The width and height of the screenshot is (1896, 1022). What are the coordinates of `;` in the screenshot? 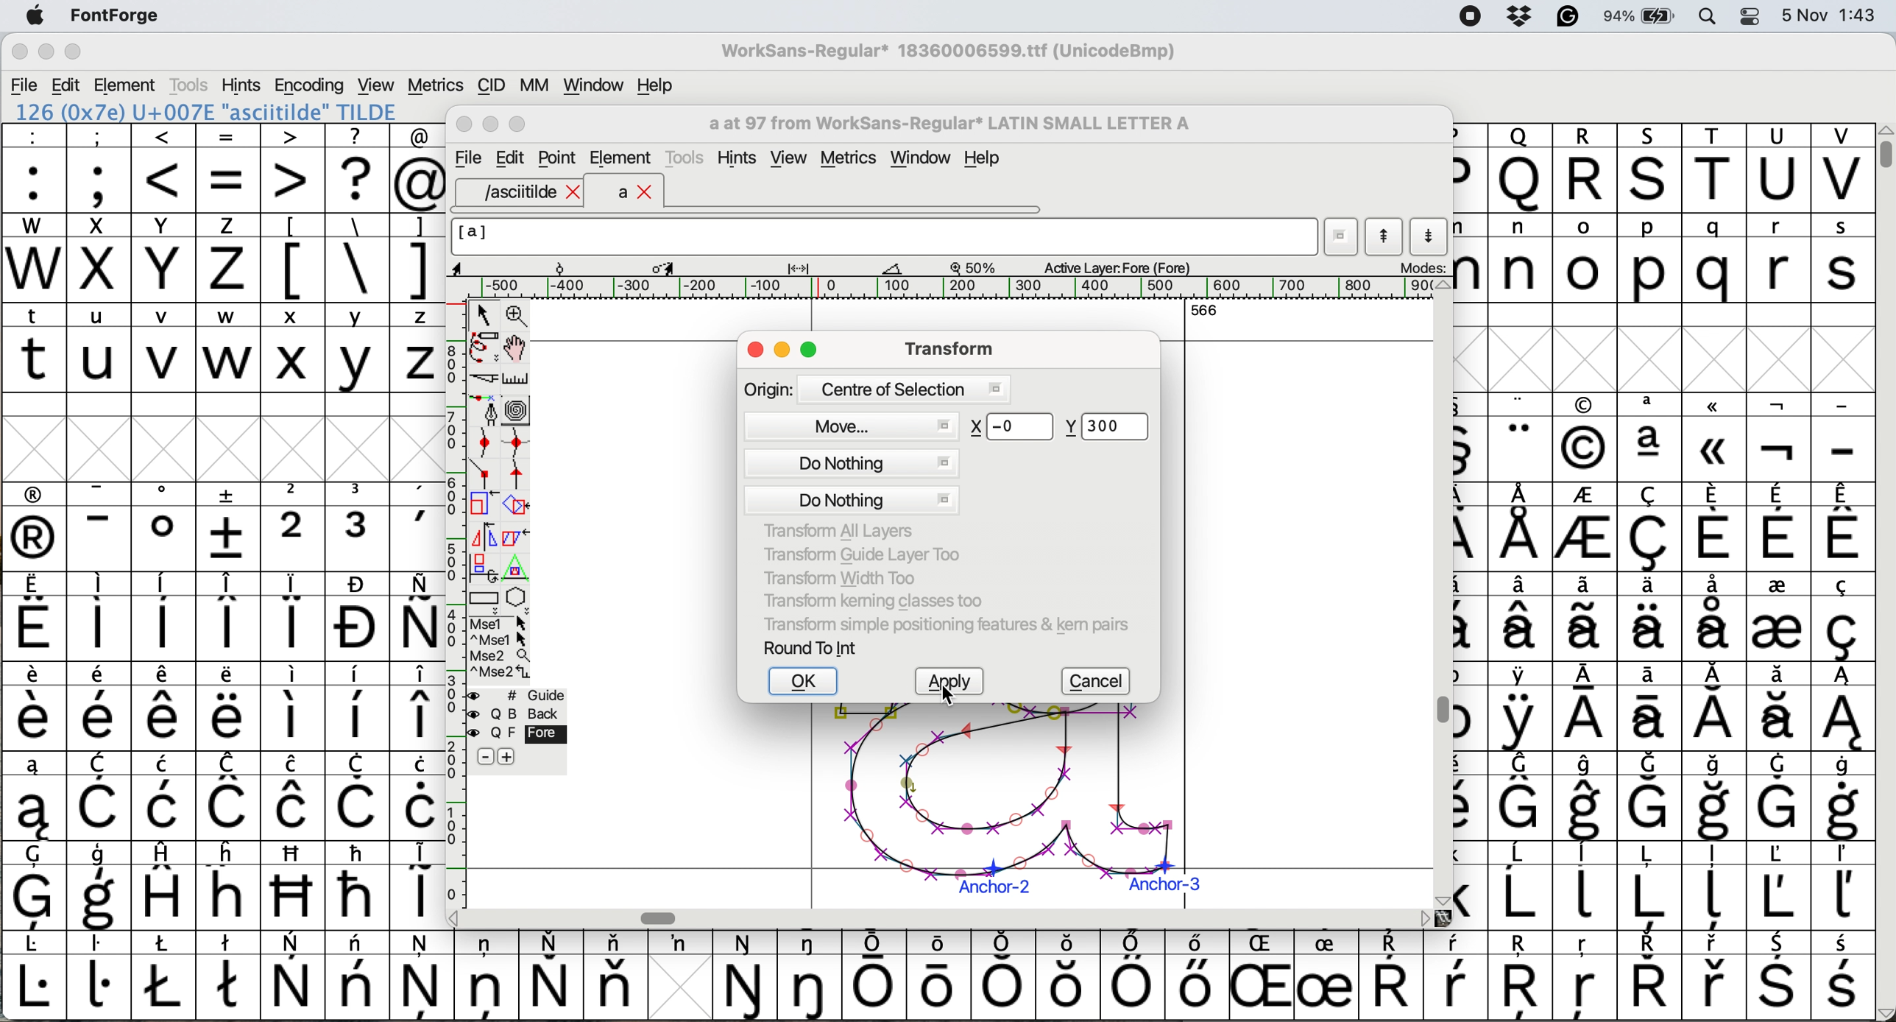 It's located at (99, 166).